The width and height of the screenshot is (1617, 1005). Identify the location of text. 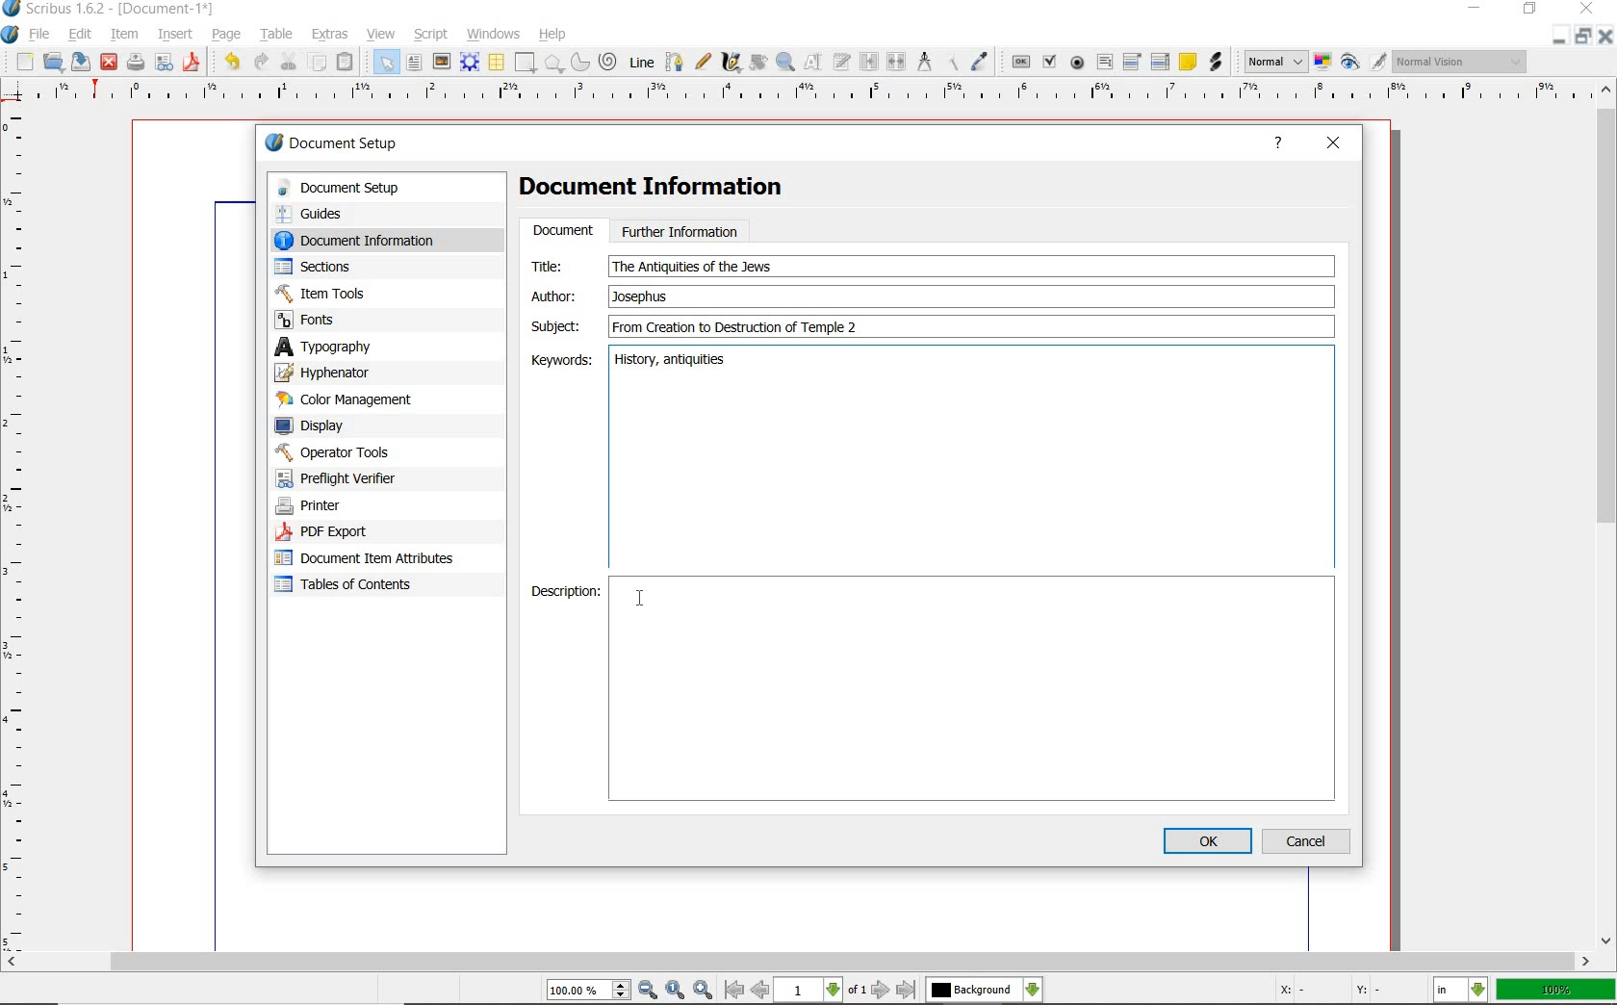
(692, 267).